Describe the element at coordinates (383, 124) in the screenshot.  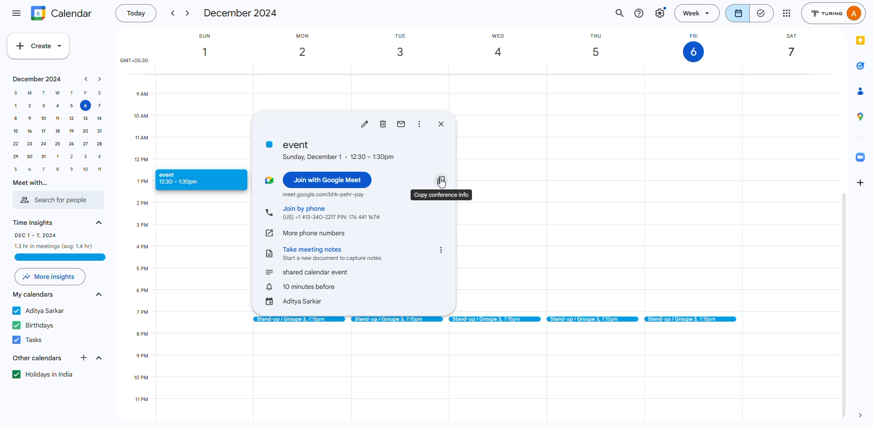
I see `delete` at that location.